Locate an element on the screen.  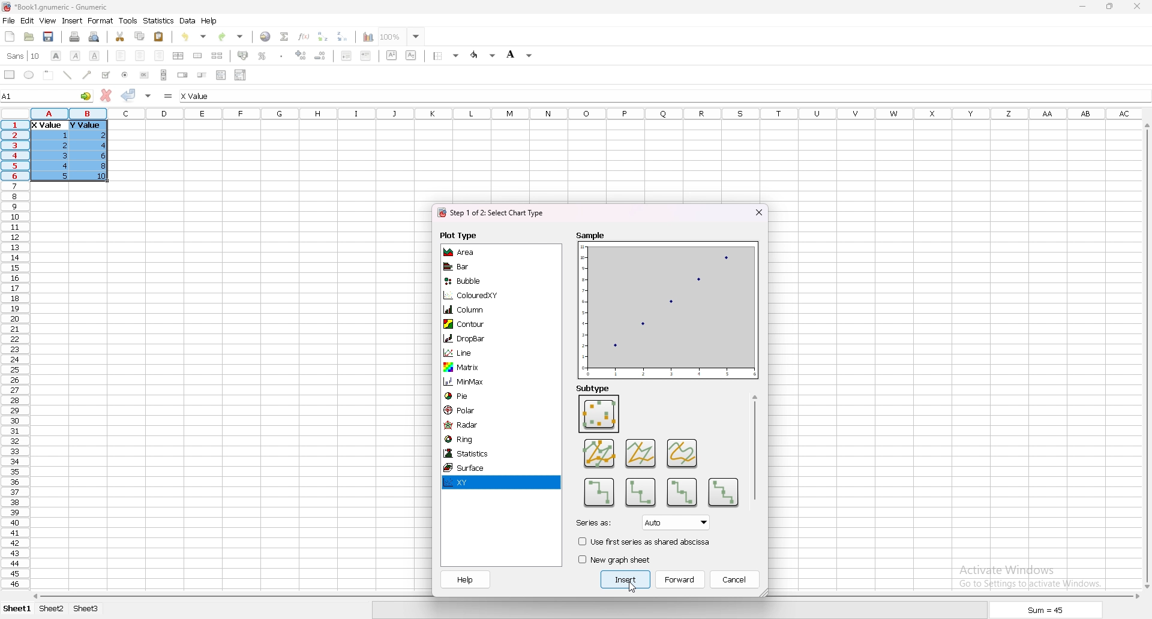
save is located at coordinates (48, 37).